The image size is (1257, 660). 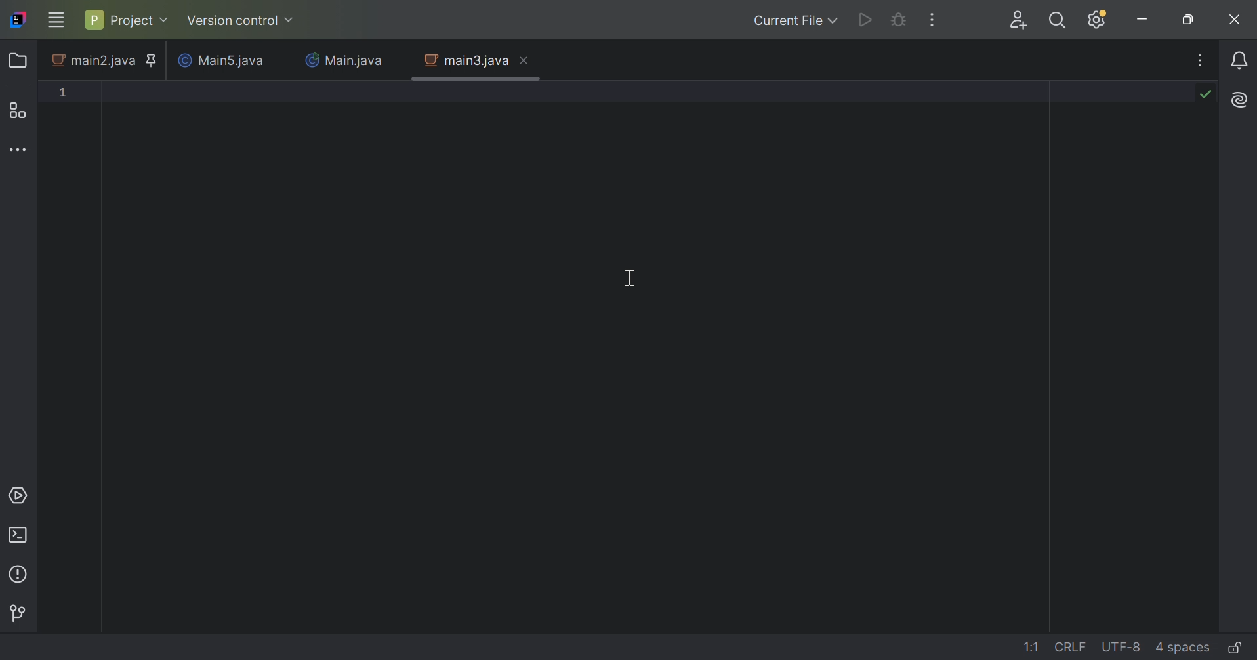 I want to click on main3.java, so click(x=466, y=61).